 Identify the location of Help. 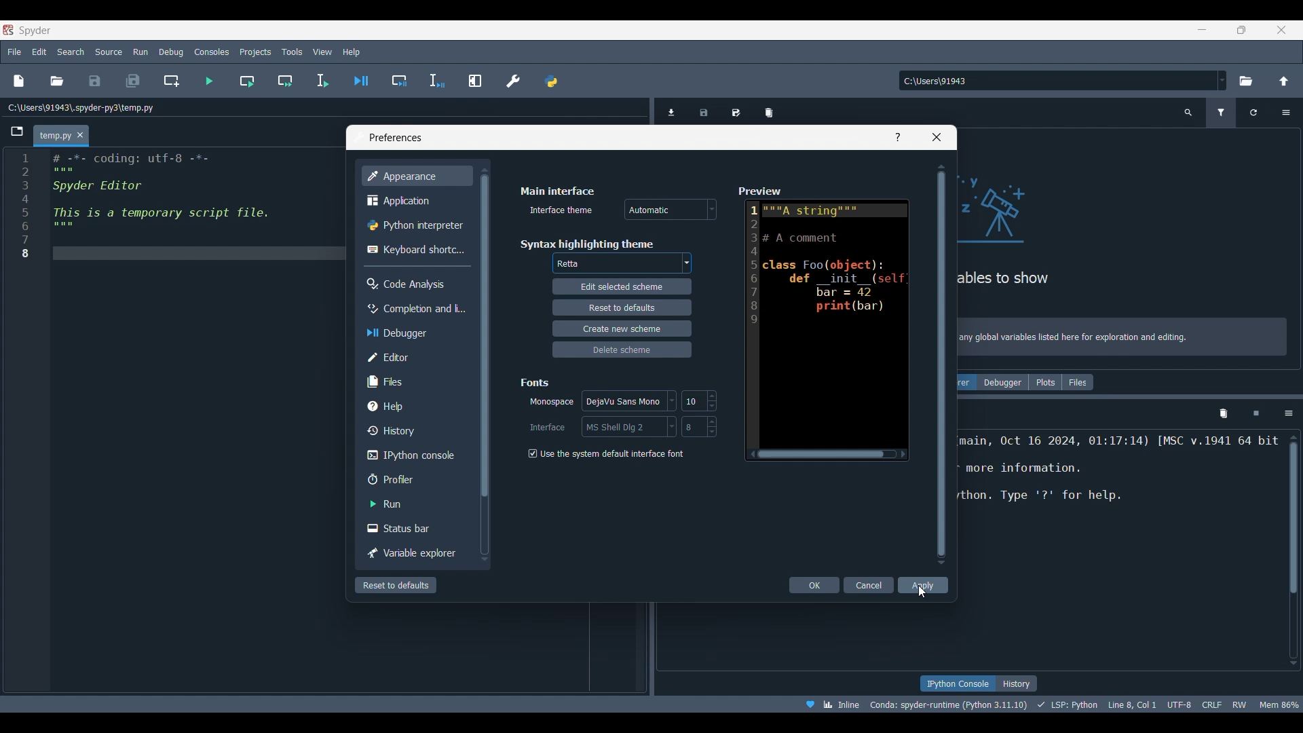
(414, 406).